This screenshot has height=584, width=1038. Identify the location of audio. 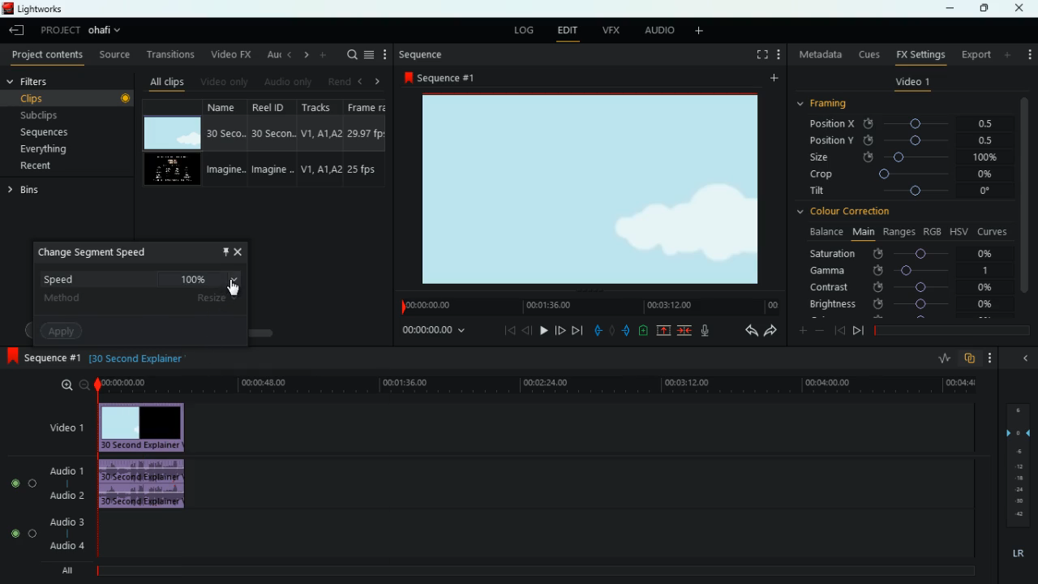
(657, 31).